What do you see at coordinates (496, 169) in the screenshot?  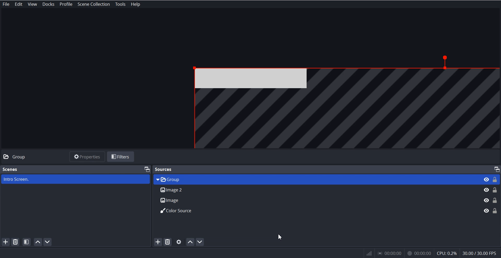 I see `Maximize` at bounding box center [496, 169].